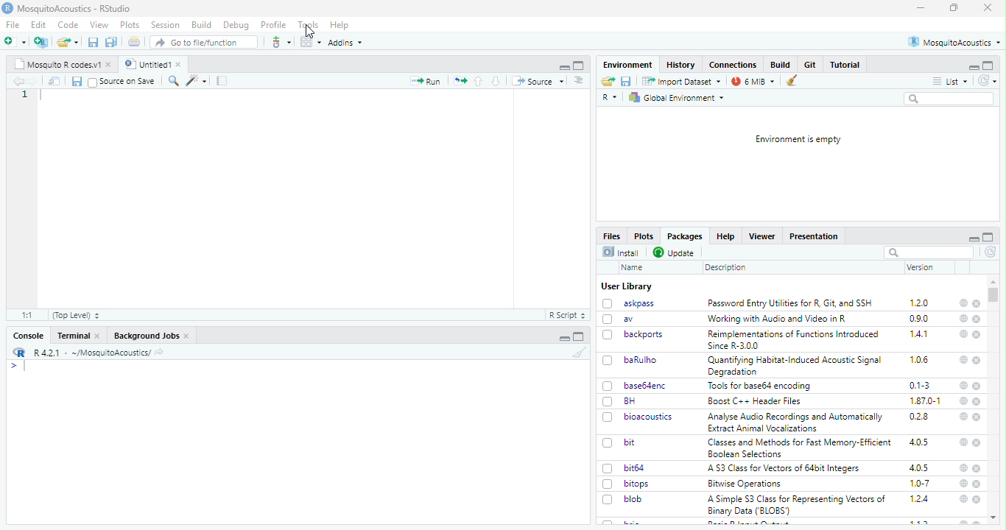  Describe the element at coordinates (796, 367) in the screenshot. I see `Quantifying Habitat-Induced Acoustic Signal
Degradation` at that location.